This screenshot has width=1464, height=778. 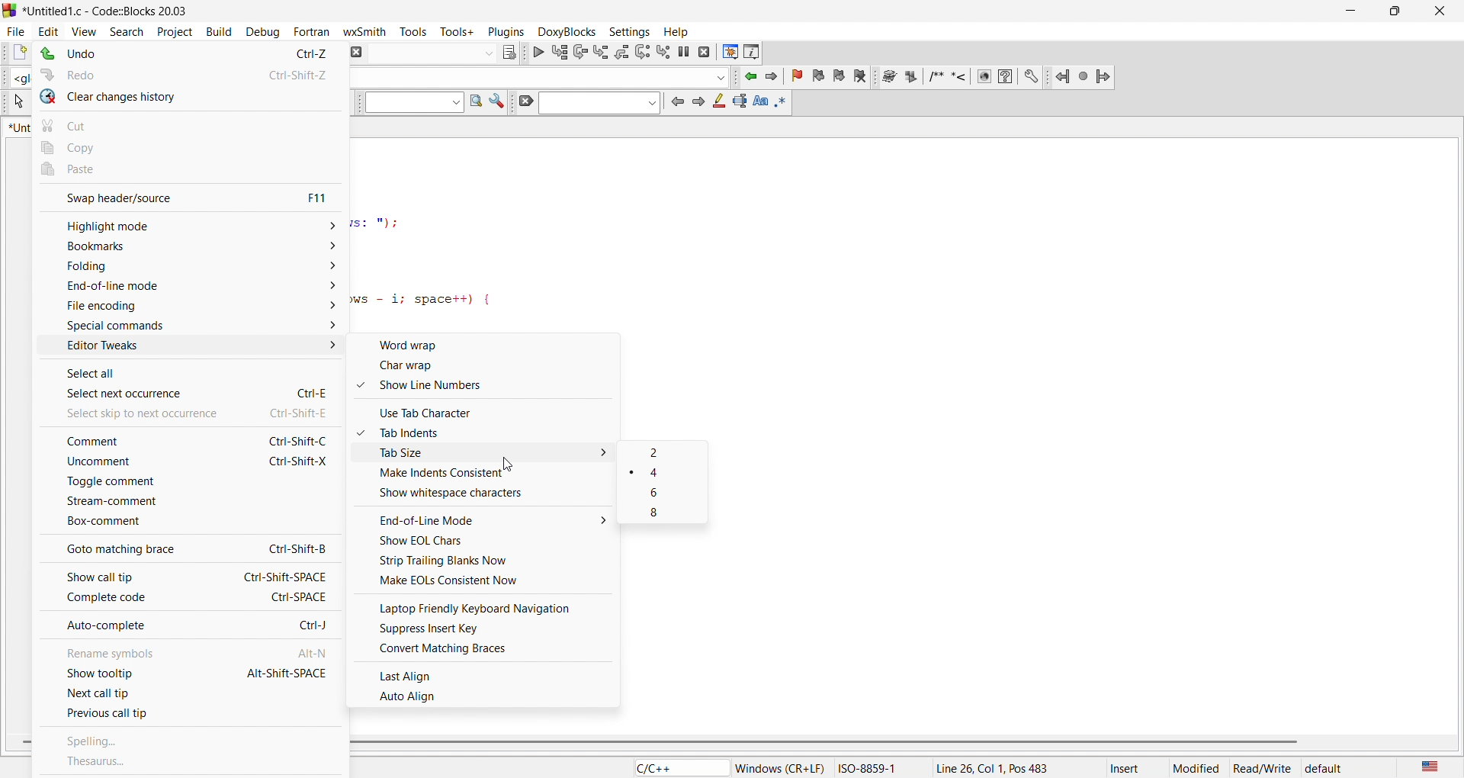 I want to click on show eol charts, so click(x=489, y=542).